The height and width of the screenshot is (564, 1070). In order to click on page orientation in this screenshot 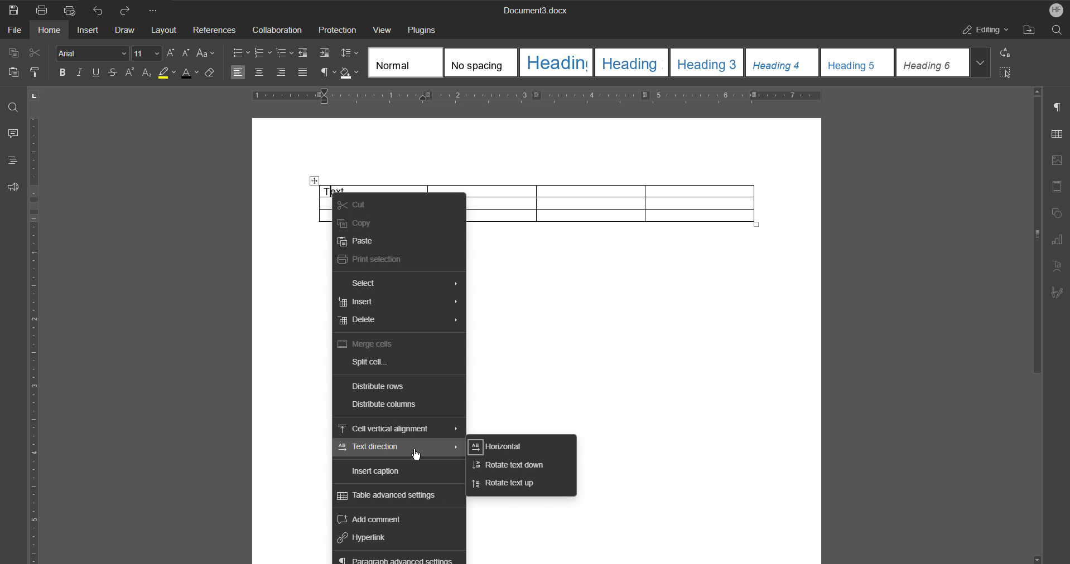, I will do `click(34, 96)`.